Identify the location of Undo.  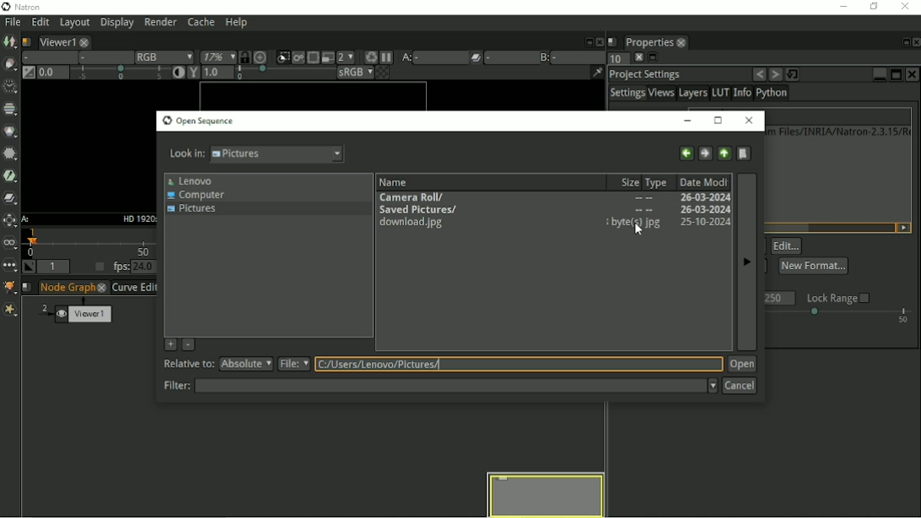
(759, 74).